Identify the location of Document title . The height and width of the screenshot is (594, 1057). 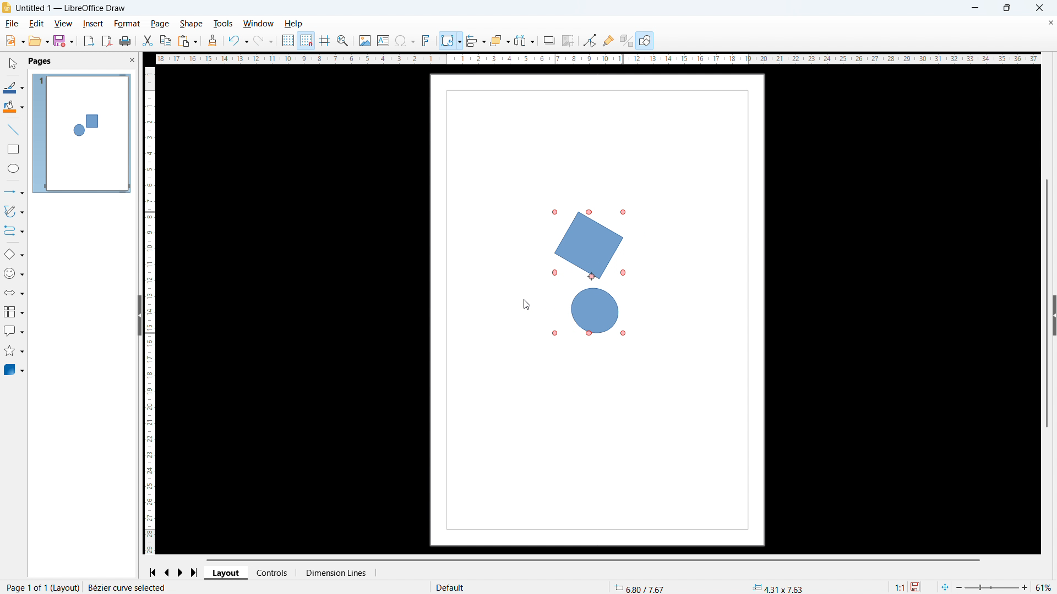
(71, 8).